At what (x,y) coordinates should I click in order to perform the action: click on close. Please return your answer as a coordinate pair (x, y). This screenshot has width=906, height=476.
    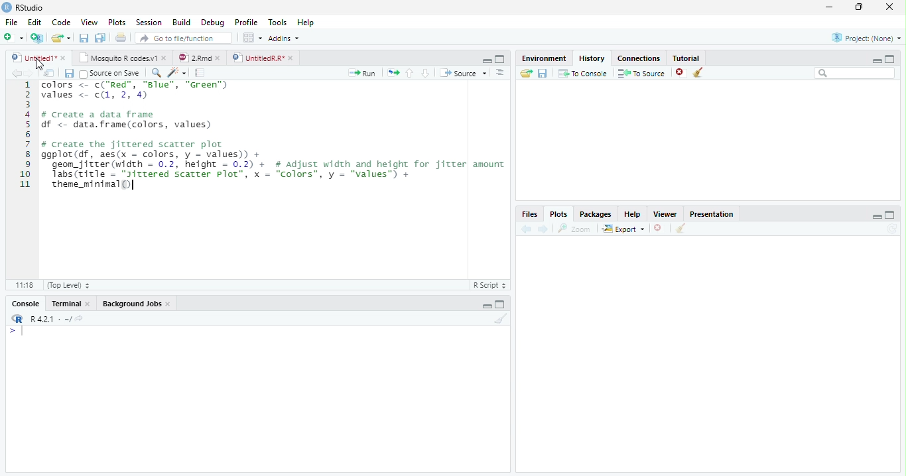
    Looking at the image, I should click on (218, 58).